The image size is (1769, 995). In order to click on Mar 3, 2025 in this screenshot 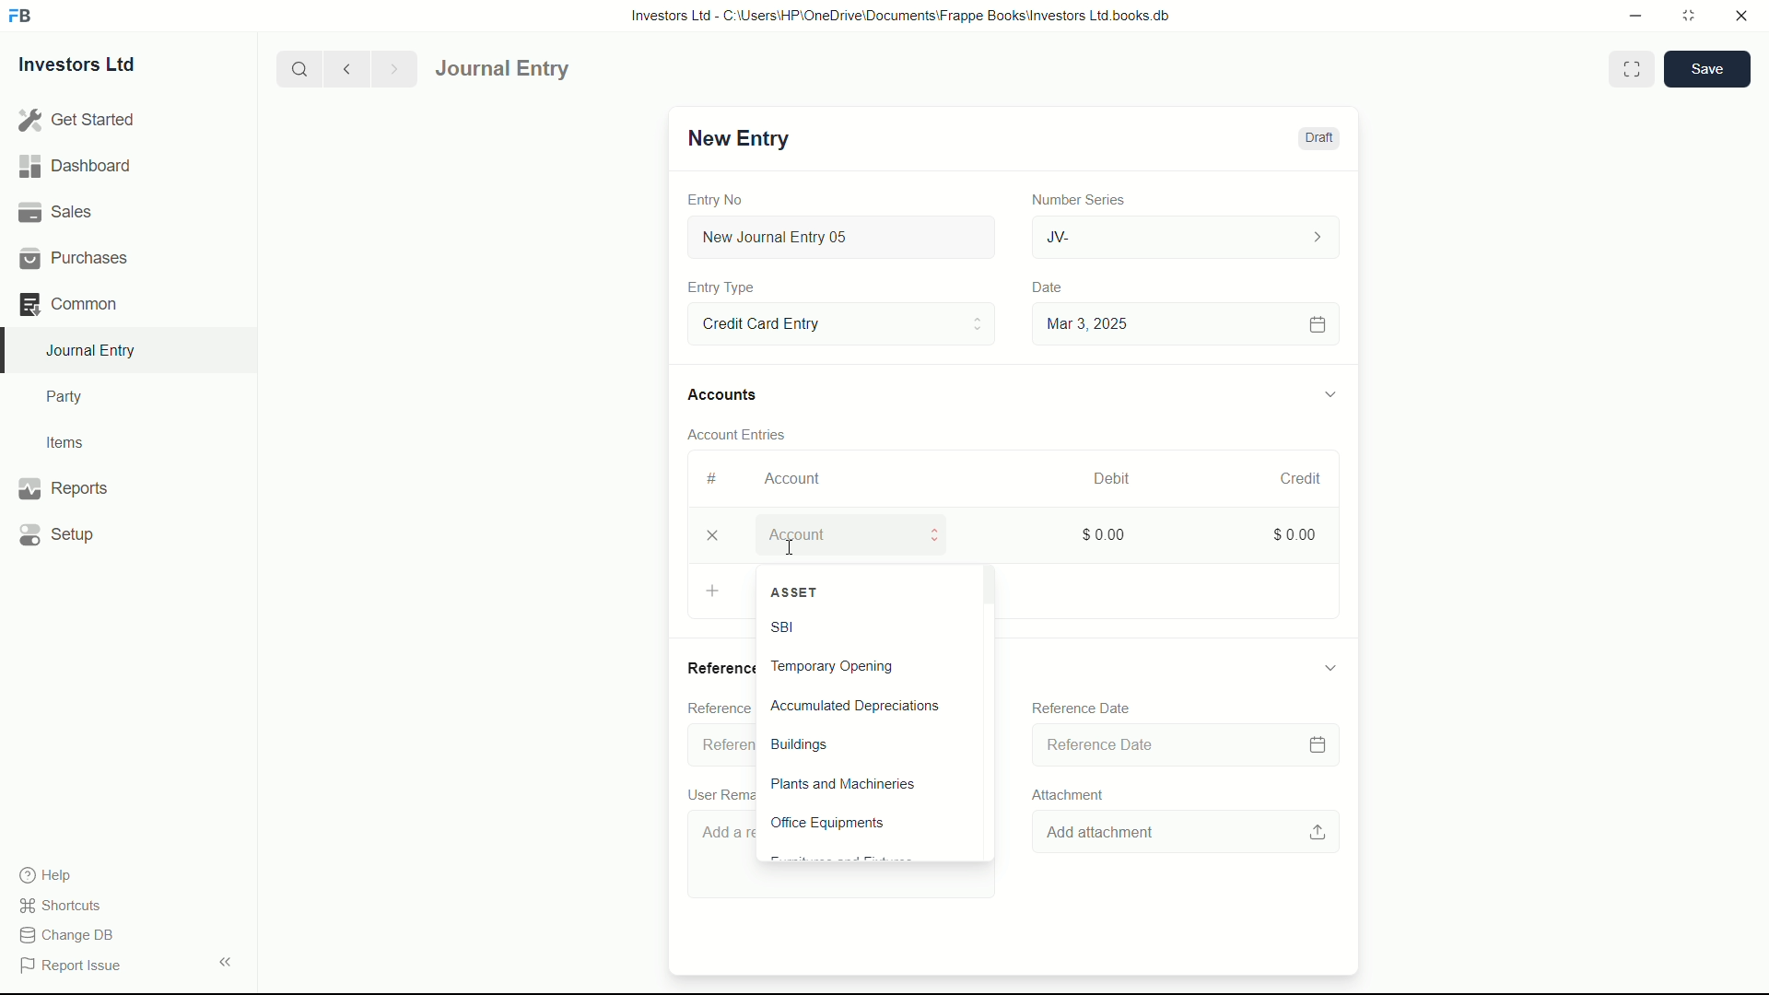, I will do `click(1183, 323)`.